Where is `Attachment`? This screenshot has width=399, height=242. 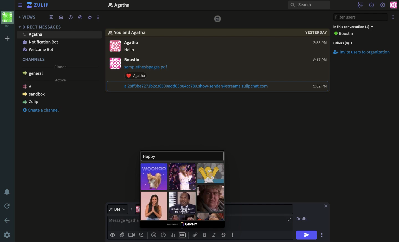 Attachment is located at coordinates (151, 72).